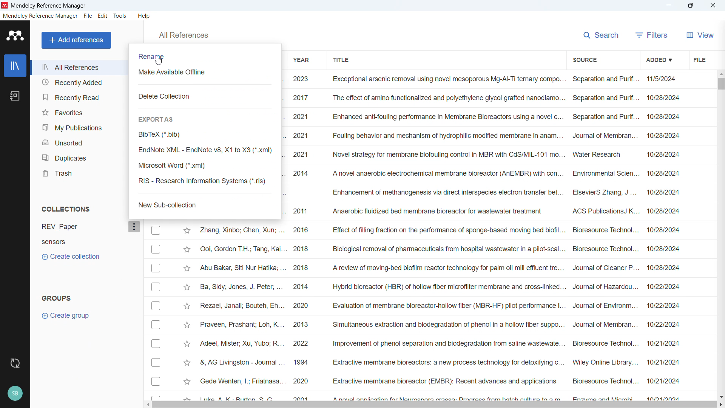  I want to click on Gede Wenten, |; Friatnasa... 2020 Extractive membrane bioreactor (EMBR): Recent advances and applications Bioresource Technol... 10/21/2024, so click(440, 381).